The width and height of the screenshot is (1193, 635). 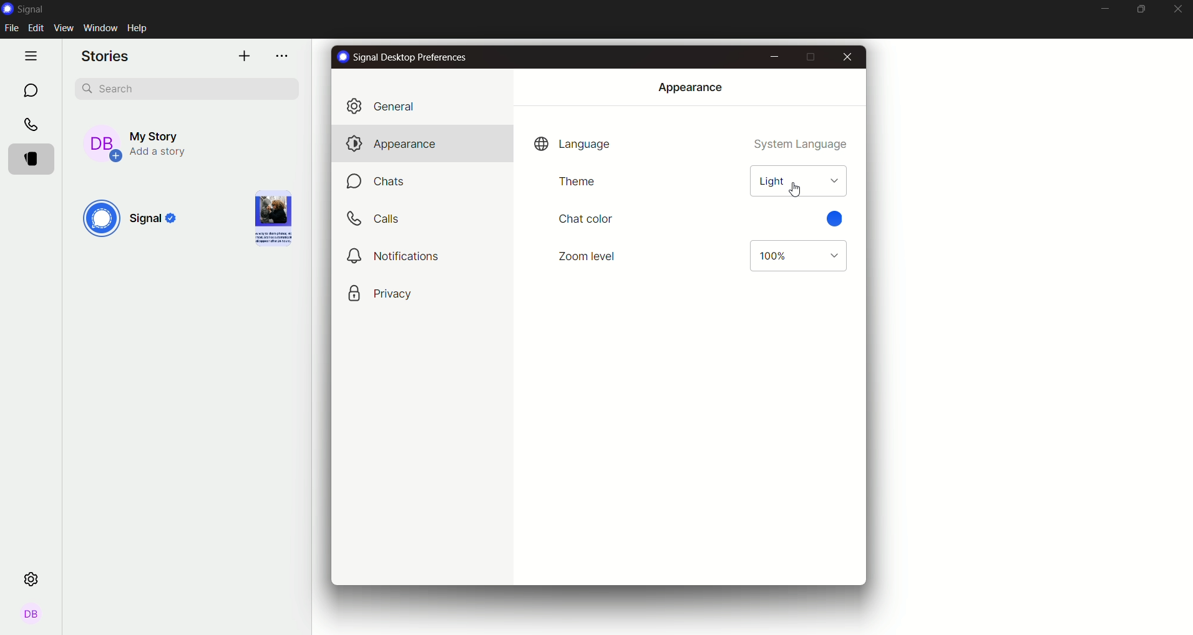 I want to click on chat, so click(x=30, y=90).